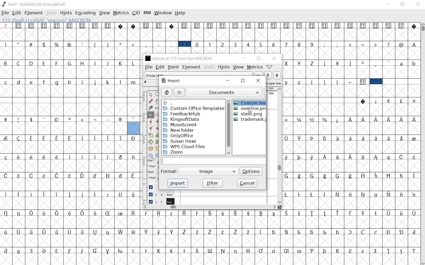 This screenshot has width=425, height=265. I want to click on Symbol, so click(134, 175).